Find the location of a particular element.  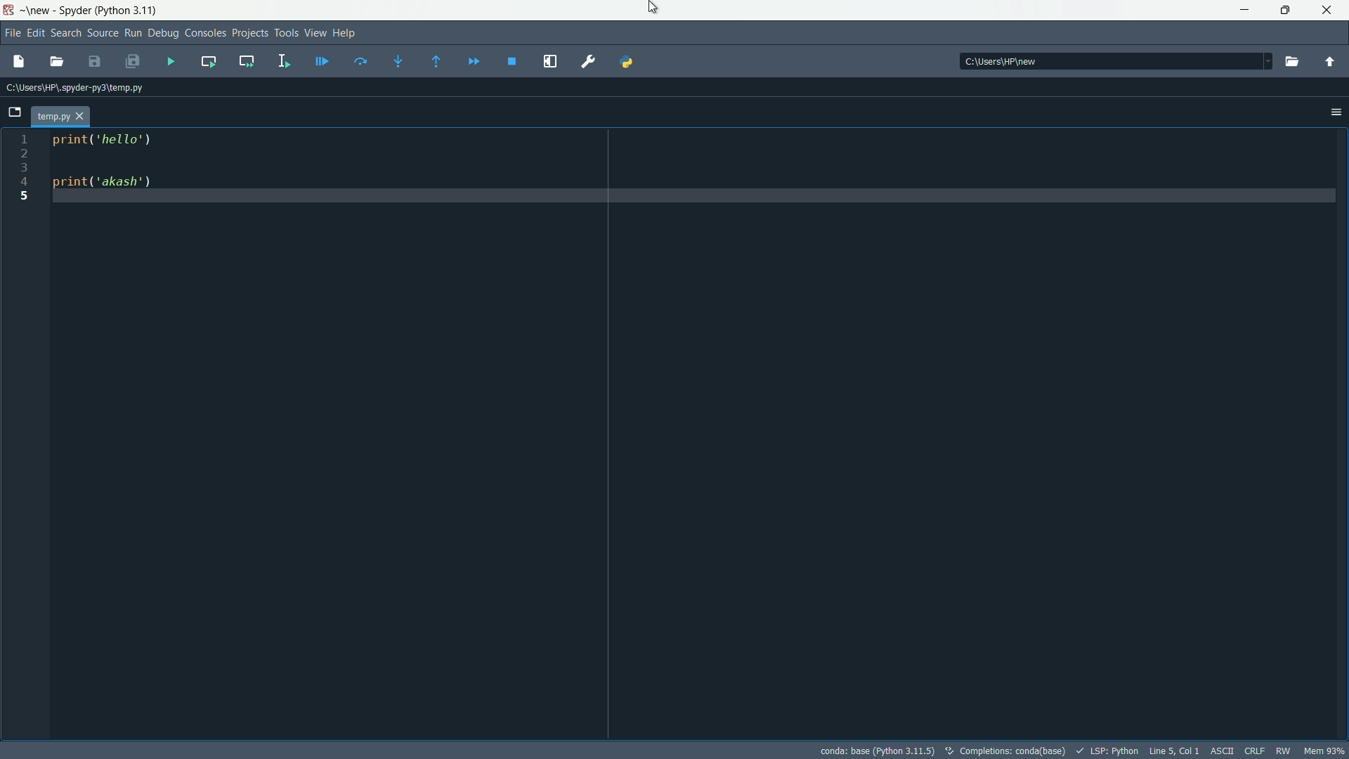

file name is located at coordinates (60, 117).